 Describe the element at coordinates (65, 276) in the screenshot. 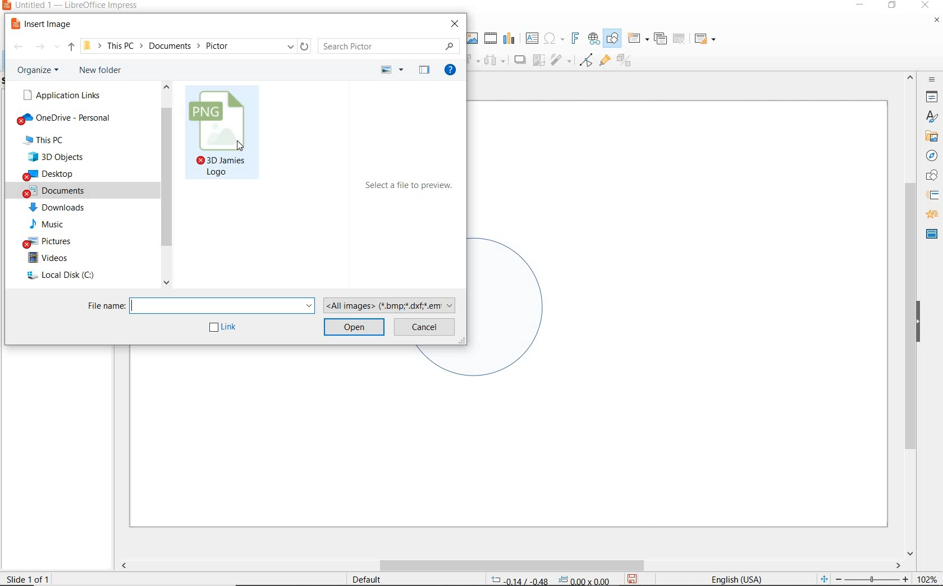

I see `local disk` at that location.